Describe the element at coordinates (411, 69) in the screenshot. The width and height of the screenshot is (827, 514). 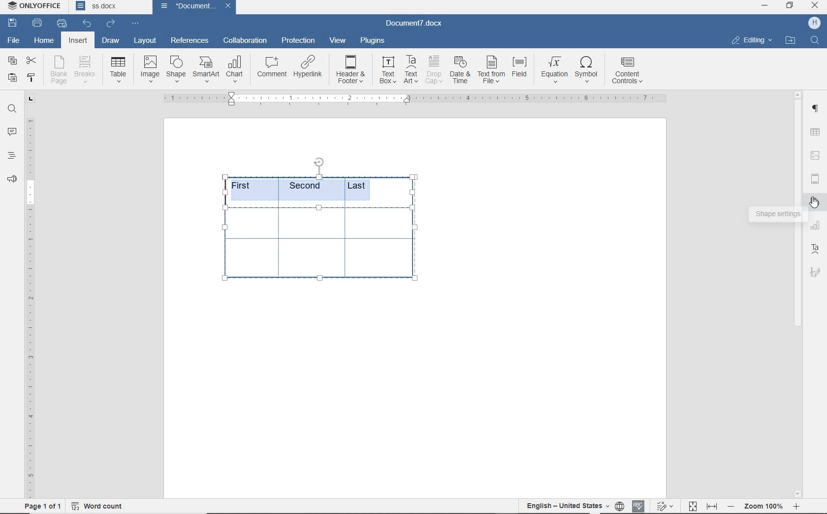
I see `text art` at that location.